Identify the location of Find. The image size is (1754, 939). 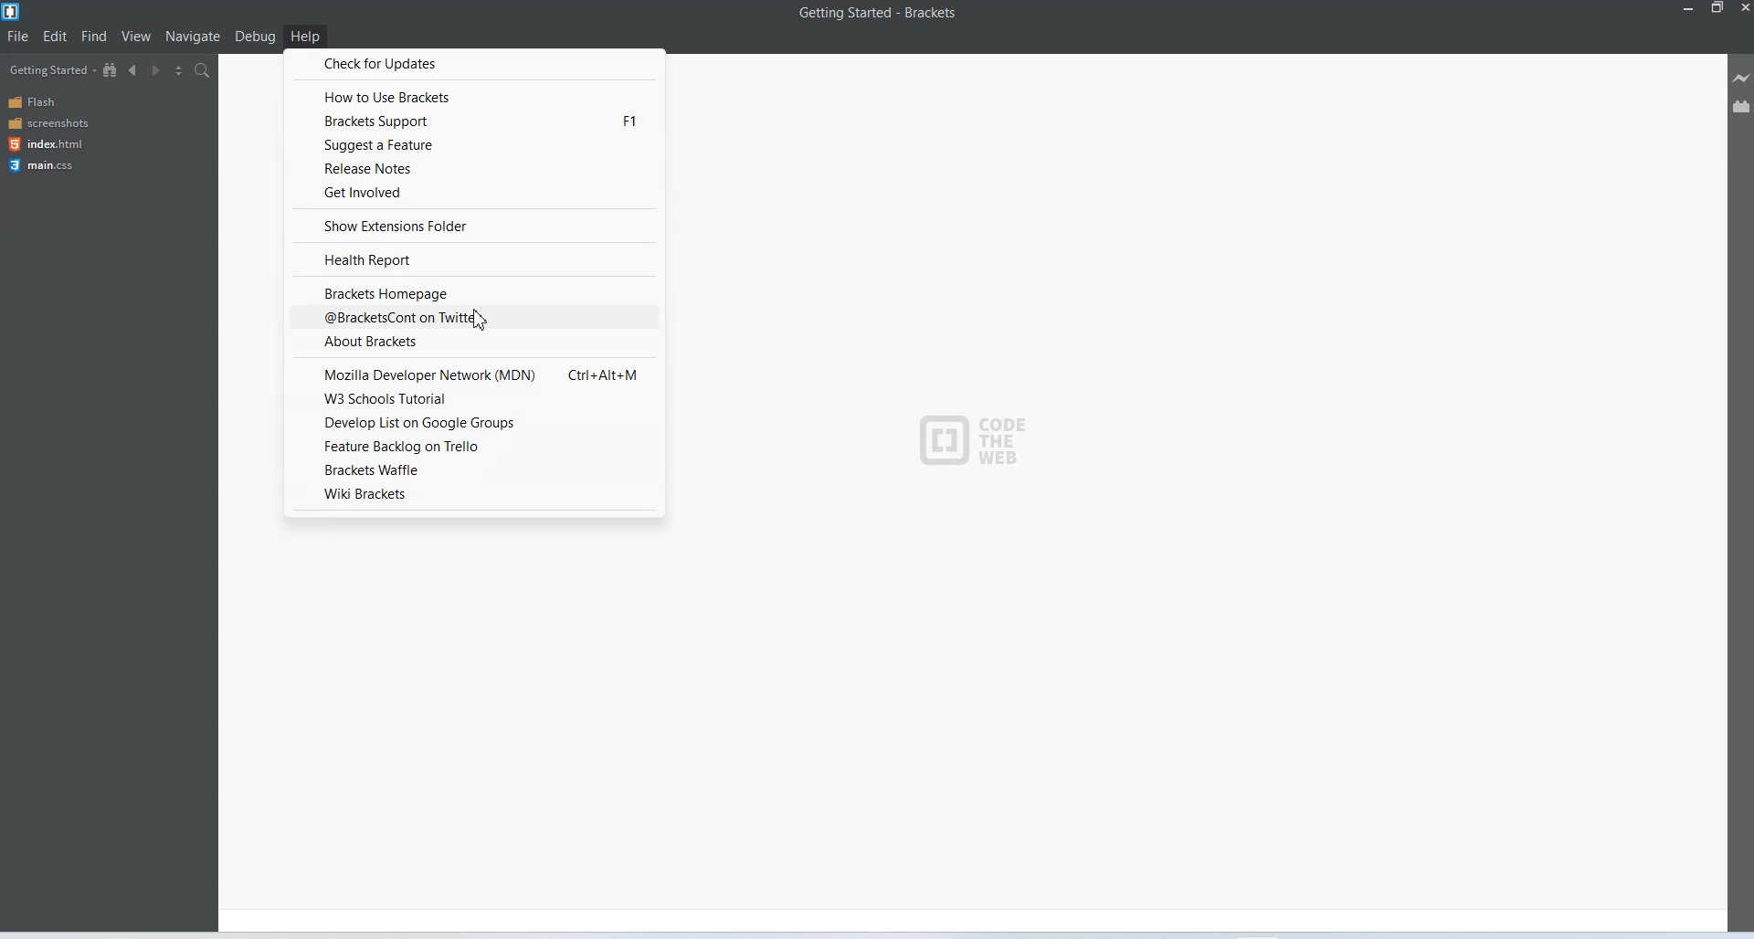
(95, 37).